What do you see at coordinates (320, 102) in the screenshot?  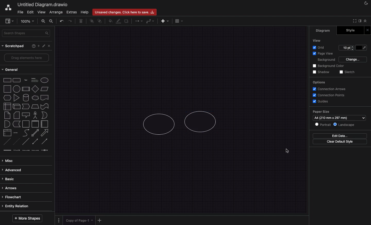 I see `guides` at bounding box center [320, 102].